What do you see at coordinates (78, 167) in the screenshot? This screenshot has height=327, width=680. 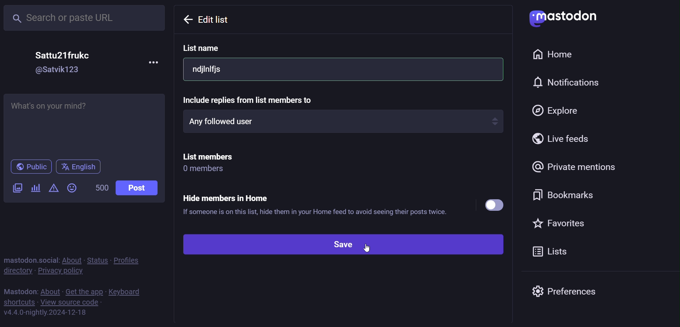 I see `english` at bounding box center [78, 167].